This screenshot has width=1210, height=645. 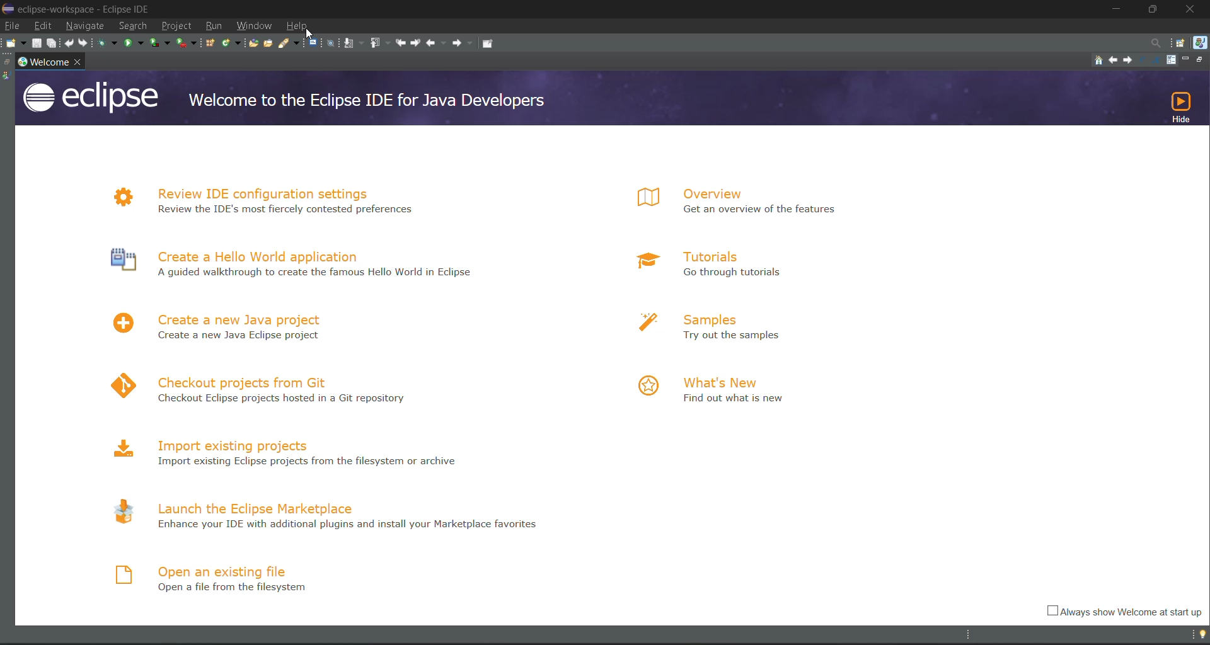 What do you see at coordinates (308, 33) in the screenshot?
I see `cursor` at bounding box center [308, 33].